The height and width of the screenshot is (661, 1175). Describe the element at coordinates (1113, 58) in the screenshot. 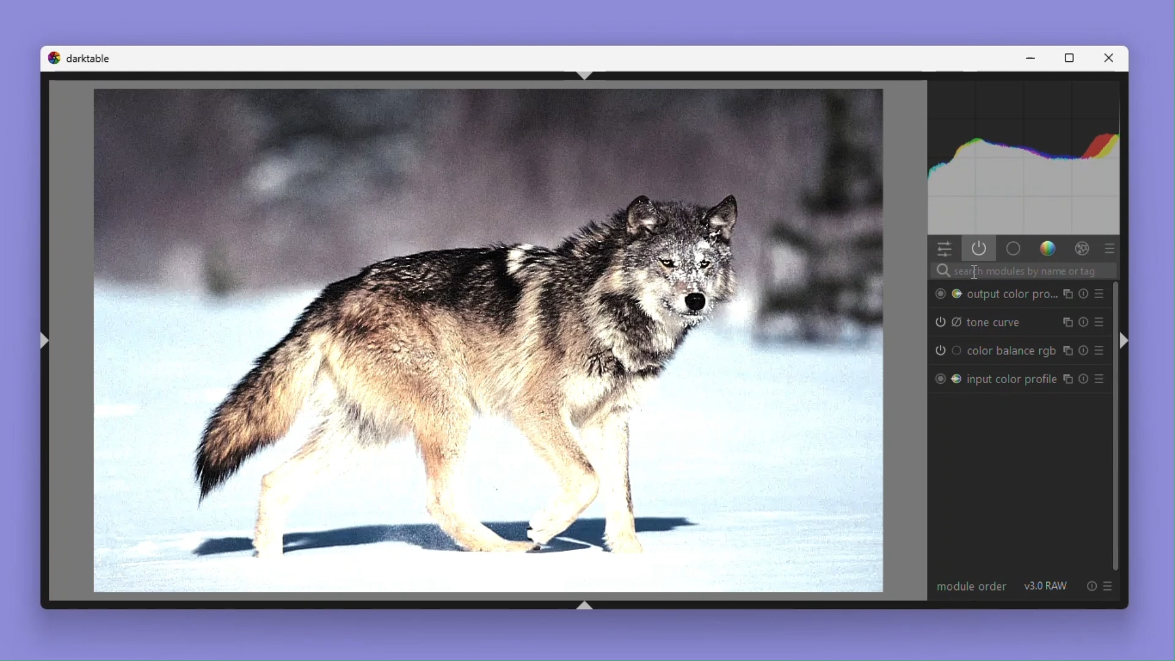

I see `Close ` at that location.